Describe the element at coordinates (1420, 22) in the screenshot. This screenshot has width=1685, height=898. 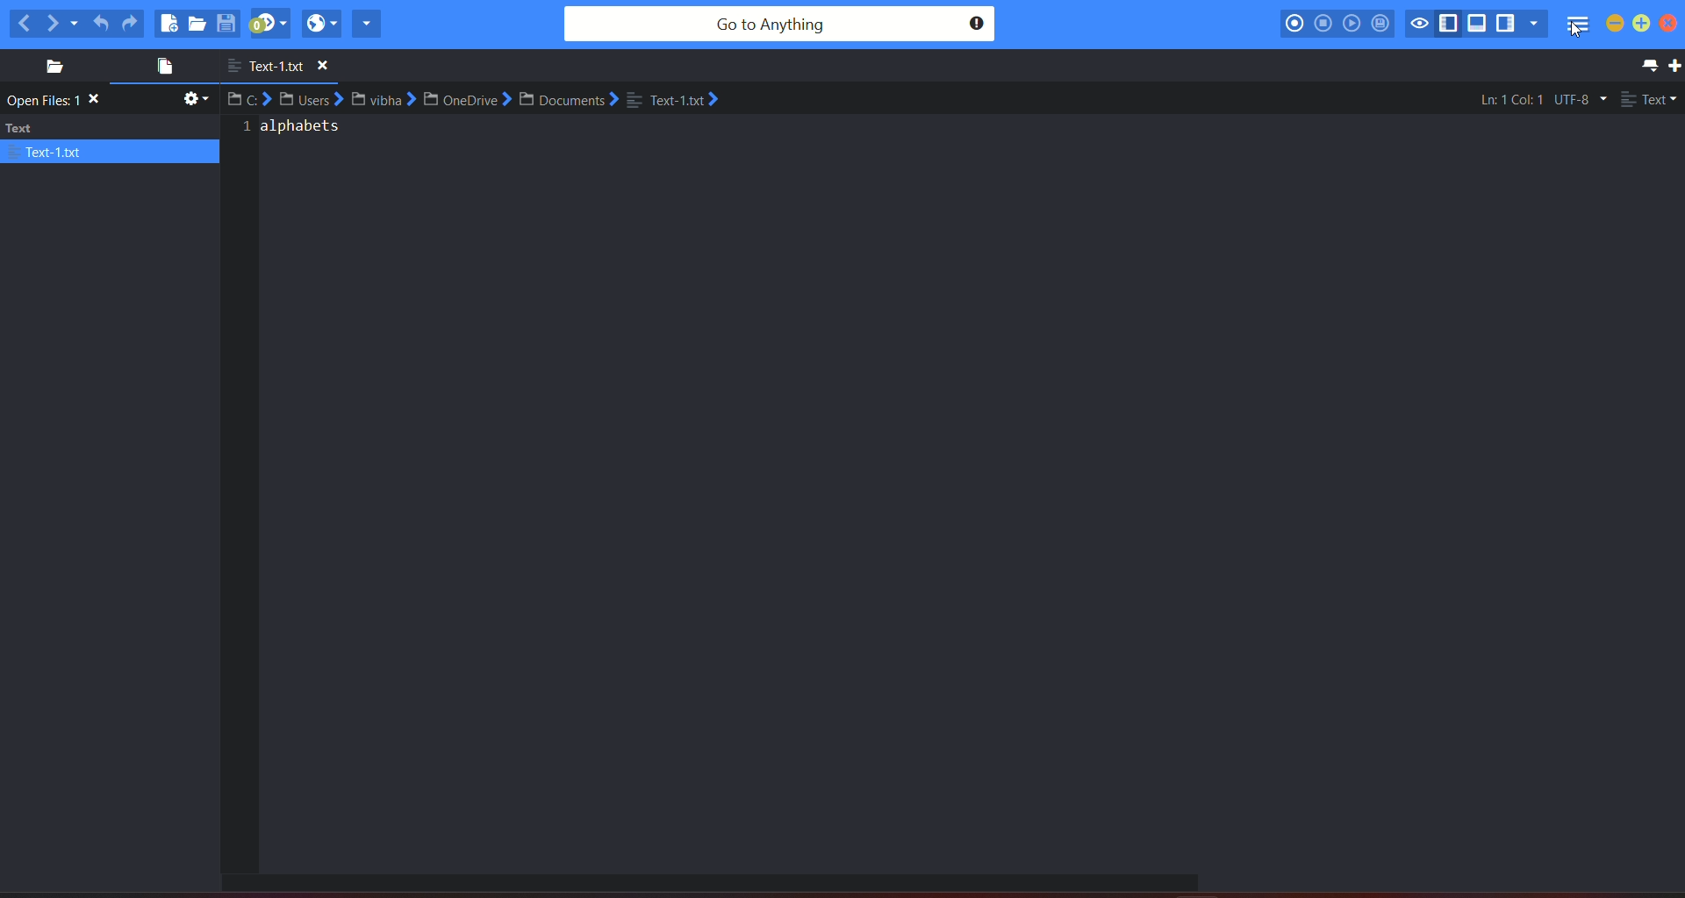
I see `toggle focus mode` at that location.